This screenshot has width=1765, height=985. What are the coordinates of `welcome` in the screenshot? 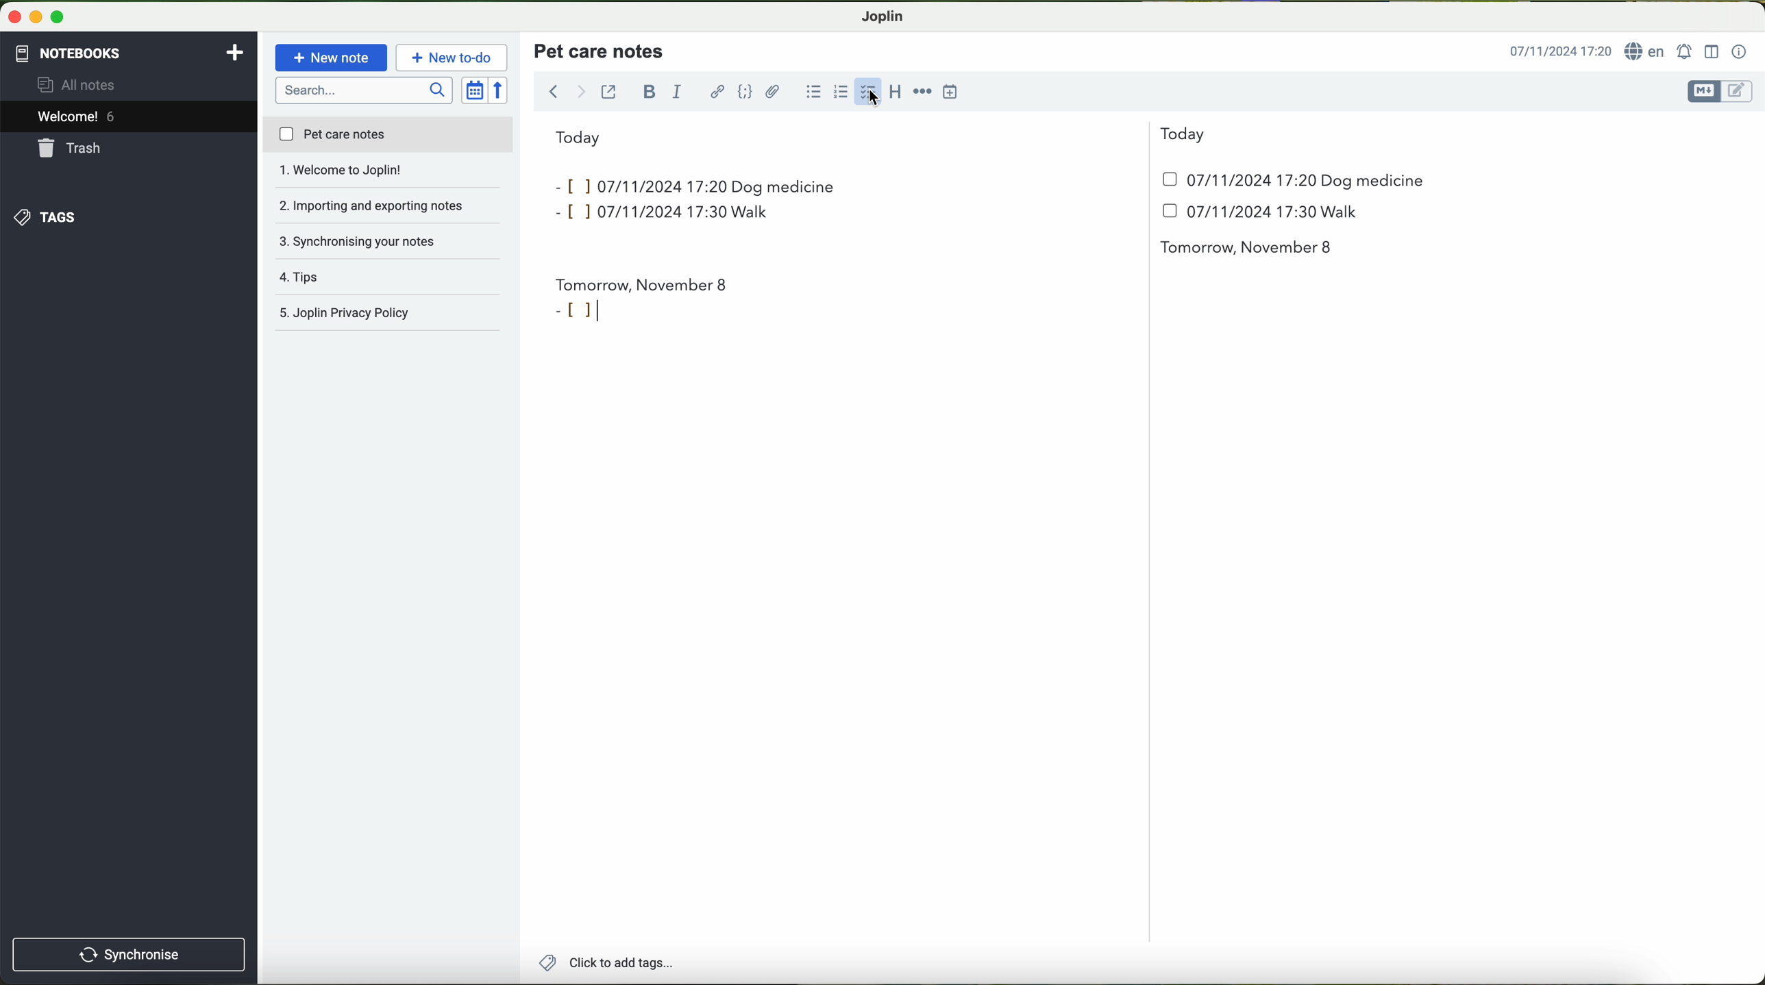 It's located at (128, 119).